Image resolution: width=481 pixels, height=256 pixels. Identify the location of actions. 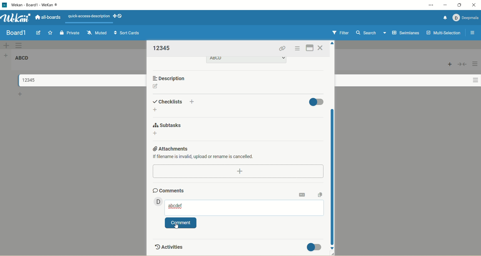
(296, 49).